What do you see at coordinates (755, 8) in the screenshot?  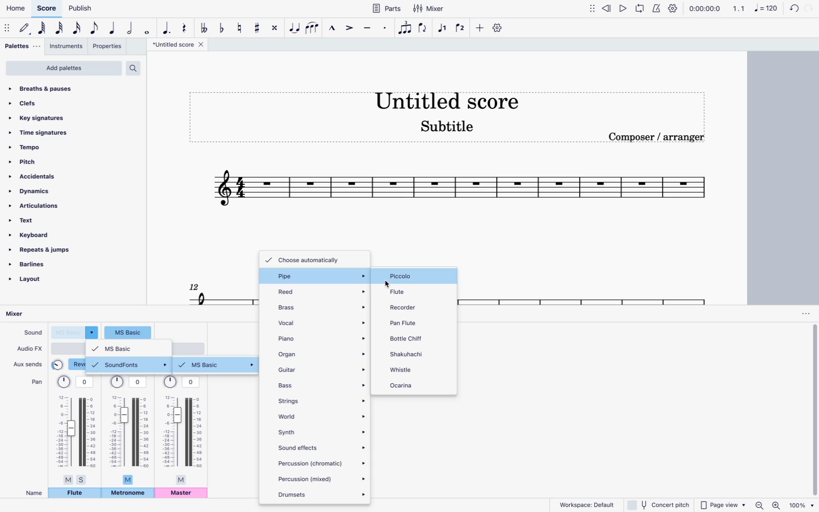 I see `scale` at bounding box center [755, 8].